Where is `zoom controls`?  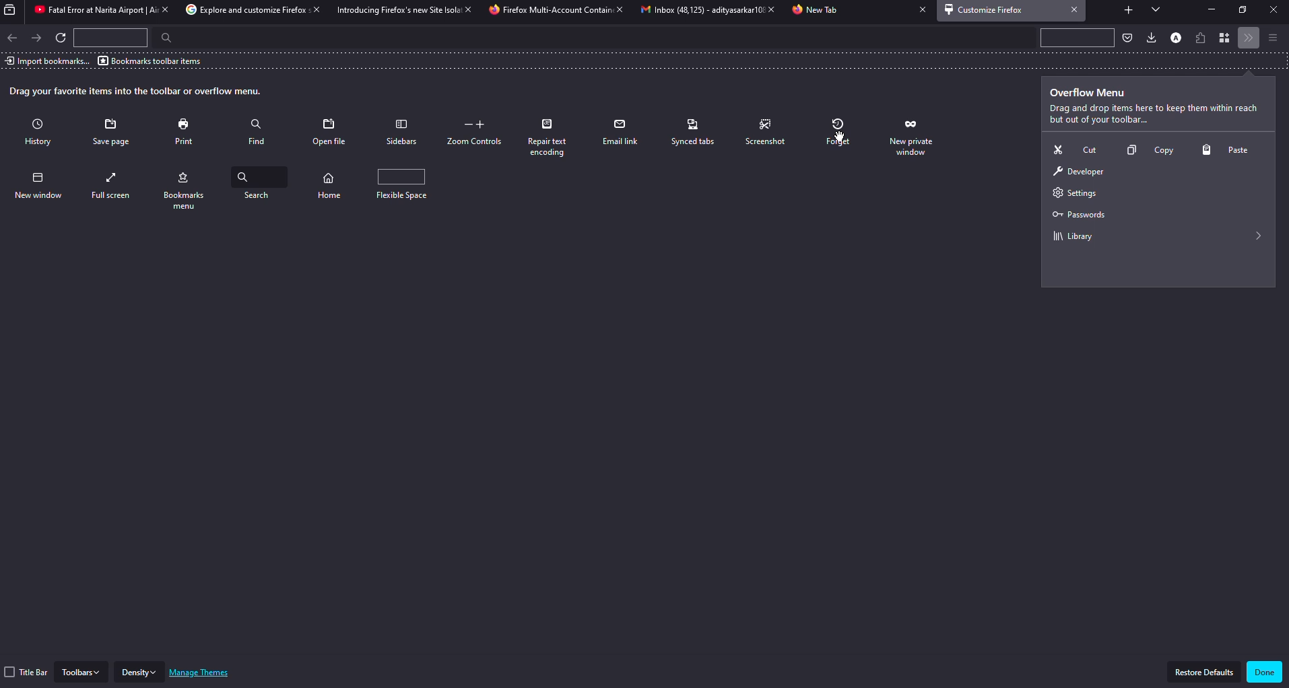
zoom controls is located at coordinates (477, 133).